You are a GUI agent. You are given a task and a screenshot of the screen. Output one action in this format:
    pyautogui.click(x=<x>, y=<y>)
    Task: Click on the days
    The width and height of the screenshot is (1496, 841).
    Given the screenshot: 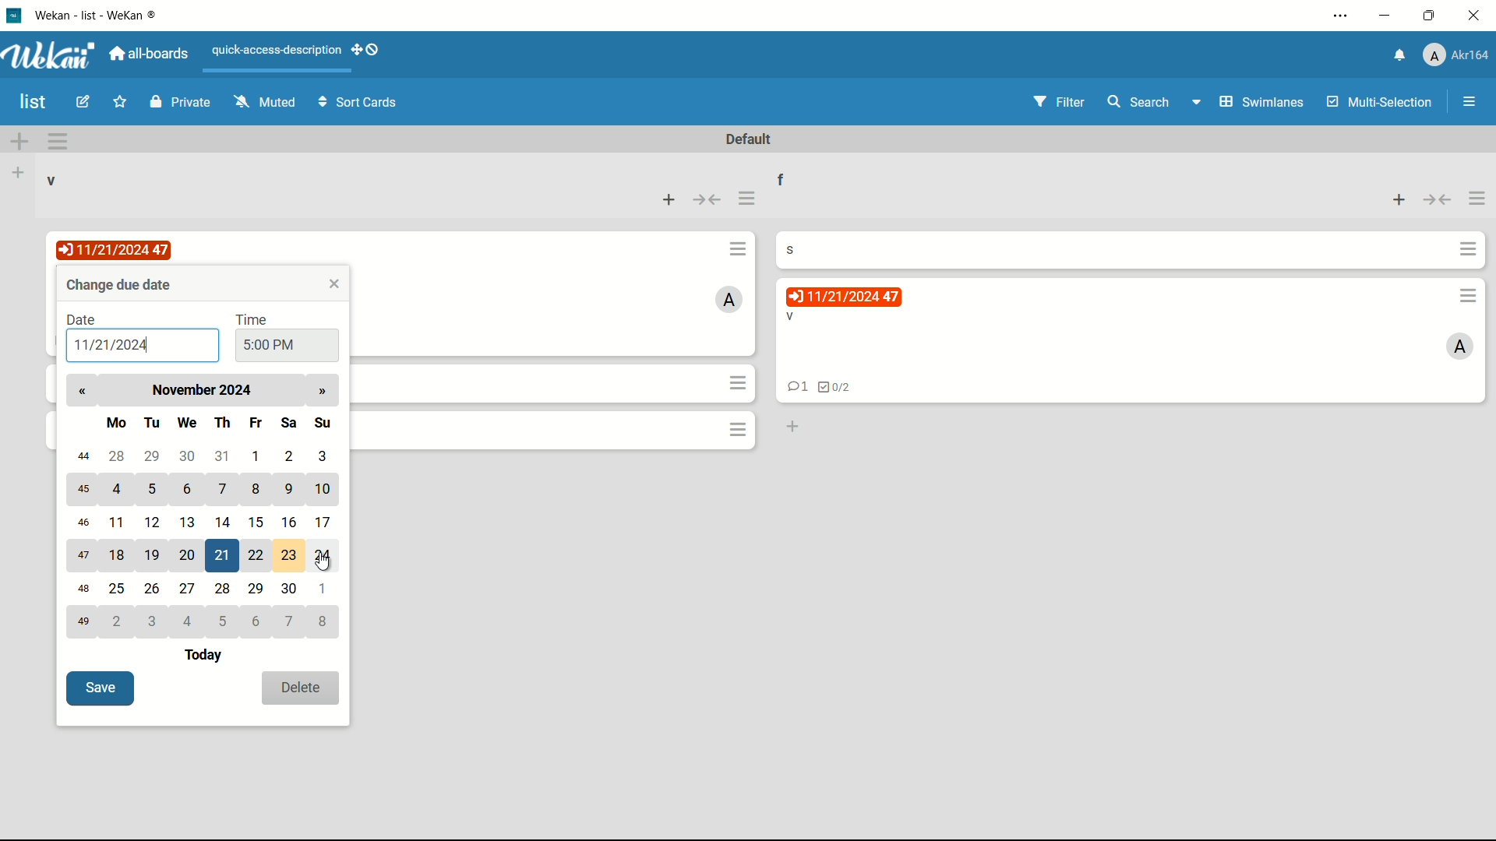 What is the action you would take?
    pyautogui.click(x=219, y=420)
    